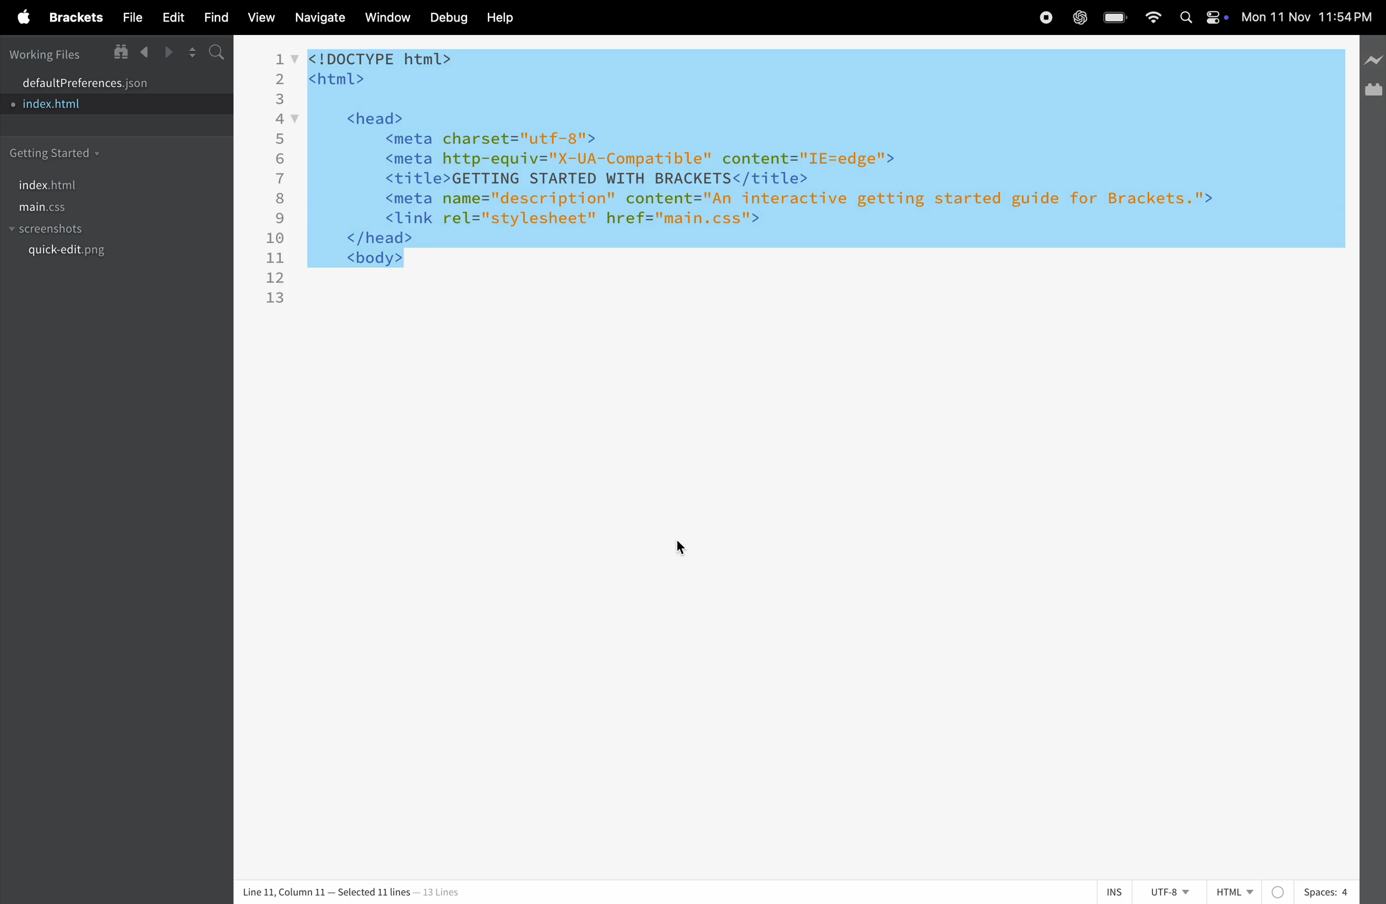 Image resolution: width=1386 pixels, height=904 pixels. Describe the element at coordinates (62, 150) in the screenshot. I see `getting started` at that location.